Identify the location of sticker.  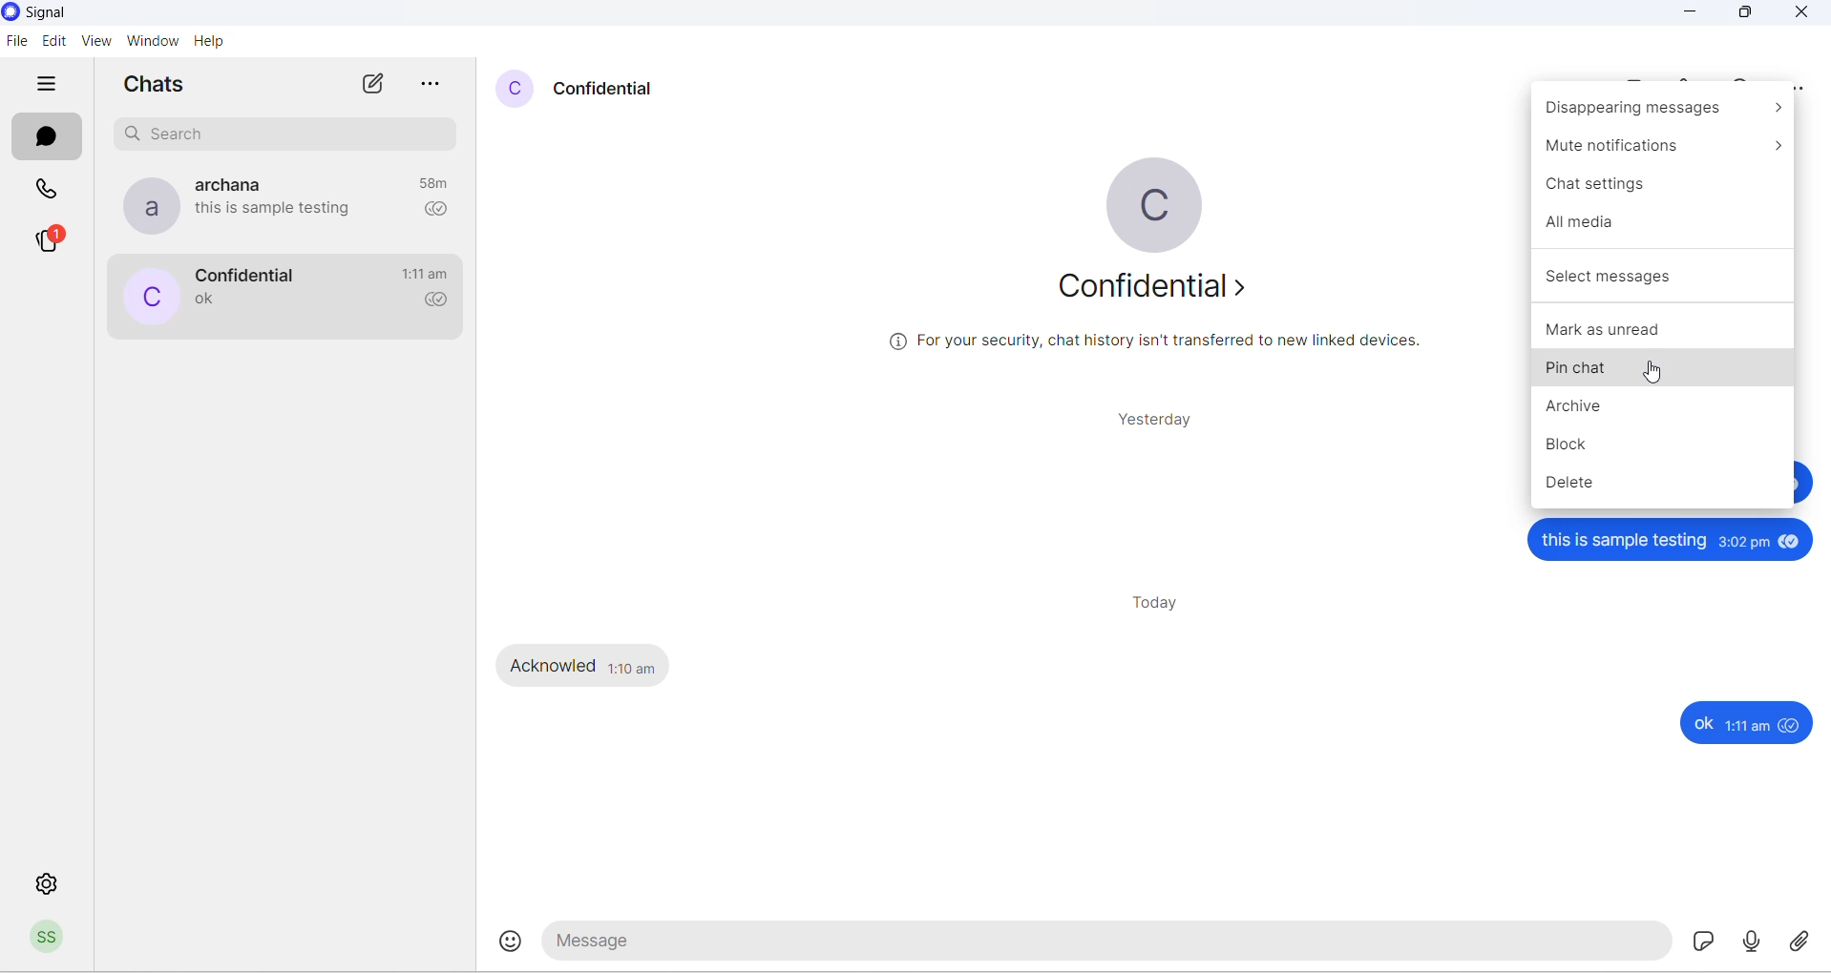
(1700, 943).